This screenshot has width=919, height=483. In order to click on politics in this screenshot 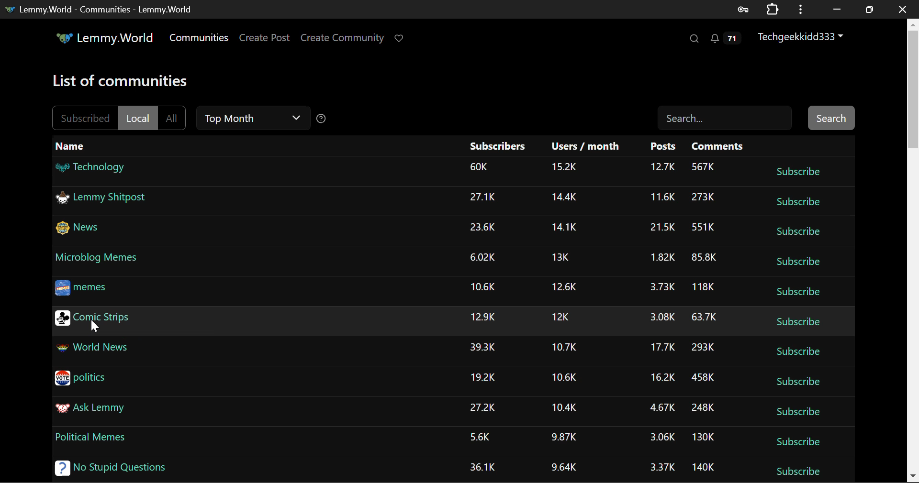, I will do `click(83, 379)`.